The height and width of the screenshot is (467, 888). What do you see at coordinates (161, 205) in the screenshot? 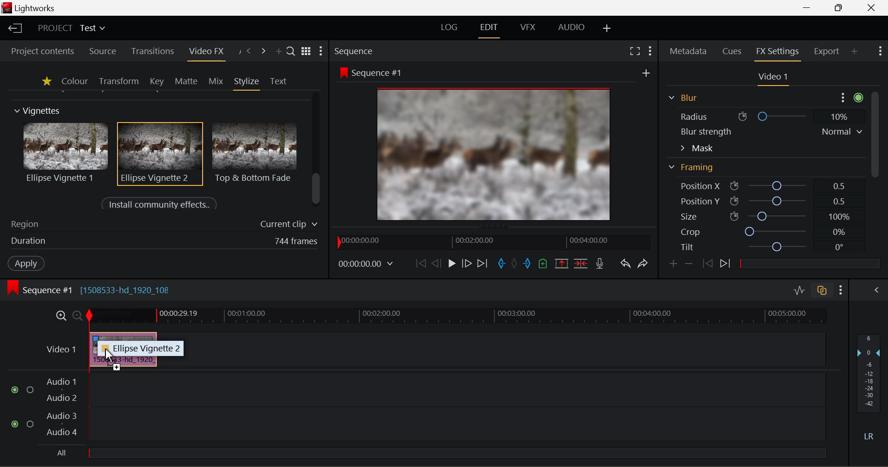
I see `Install community effects` at bounding box center [161, 205].